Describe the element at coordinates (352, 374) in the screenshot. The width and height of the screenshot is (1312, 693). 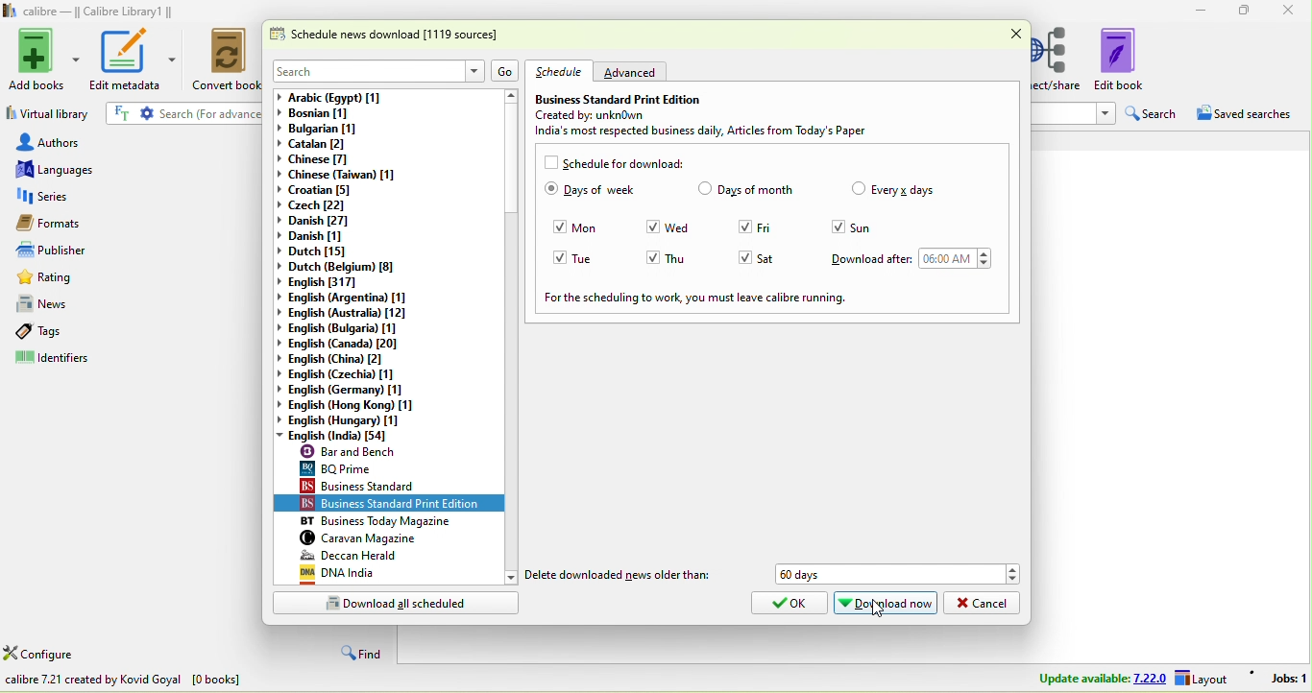
I see `english(czechia)[1]` at that location.